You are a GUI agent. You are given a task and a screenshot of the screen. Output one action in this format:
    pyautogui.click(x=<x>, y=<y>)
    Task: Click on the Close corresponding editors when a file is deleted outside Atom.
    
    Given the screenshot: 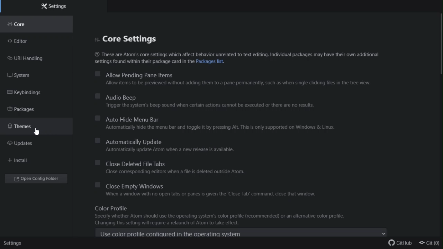 What is the action you would take?
    pyautogui.click(x=172, y=171)
    